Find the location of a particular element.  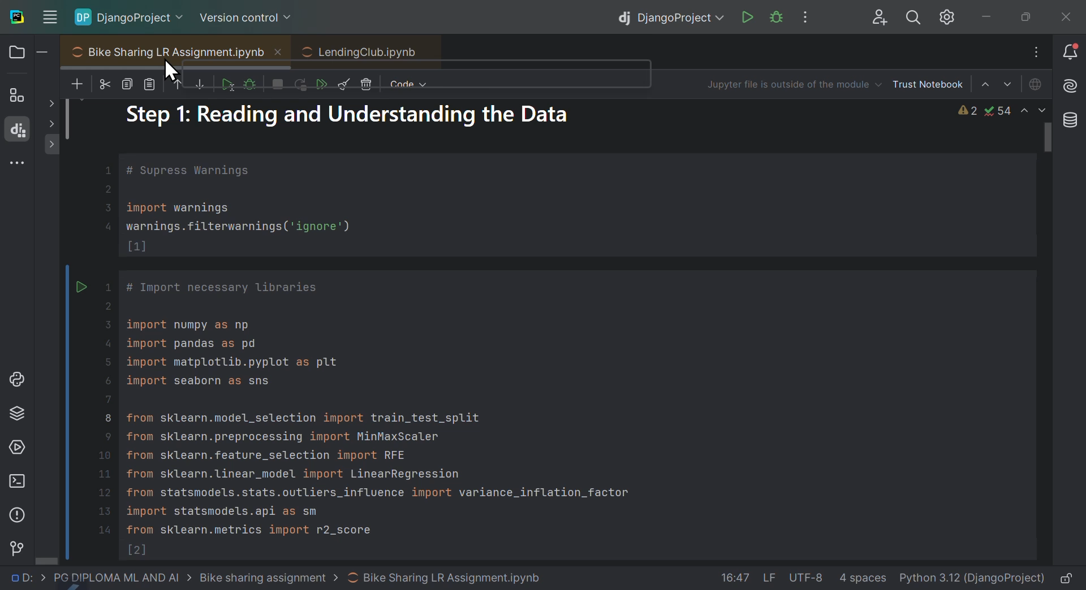

More options is located at coordinates (815, 17).